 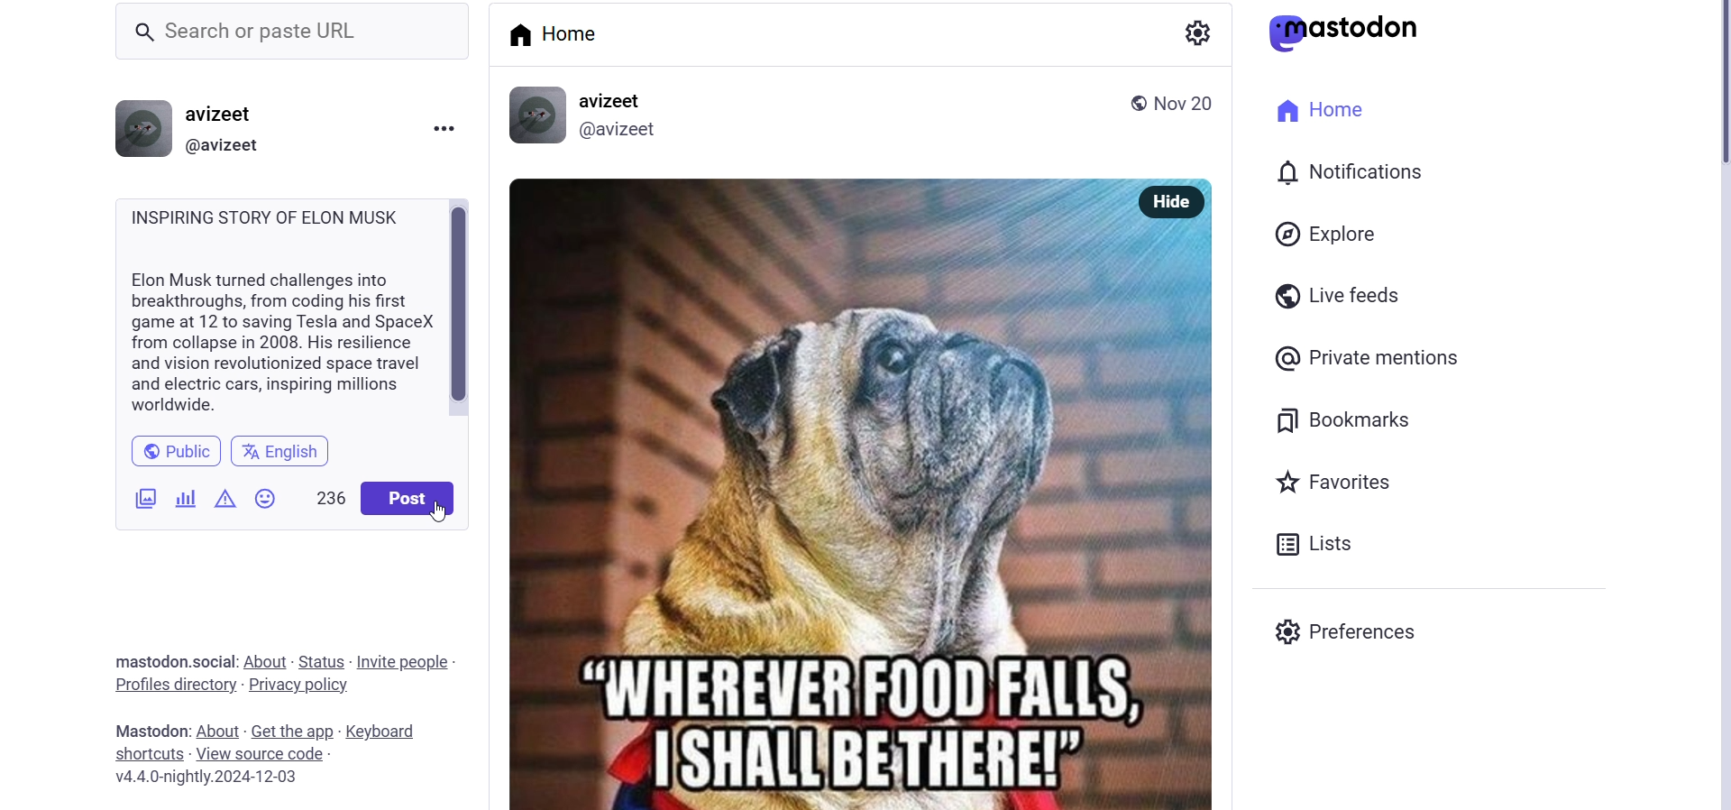 I want to click on emojis, so click(x=266, y=497).